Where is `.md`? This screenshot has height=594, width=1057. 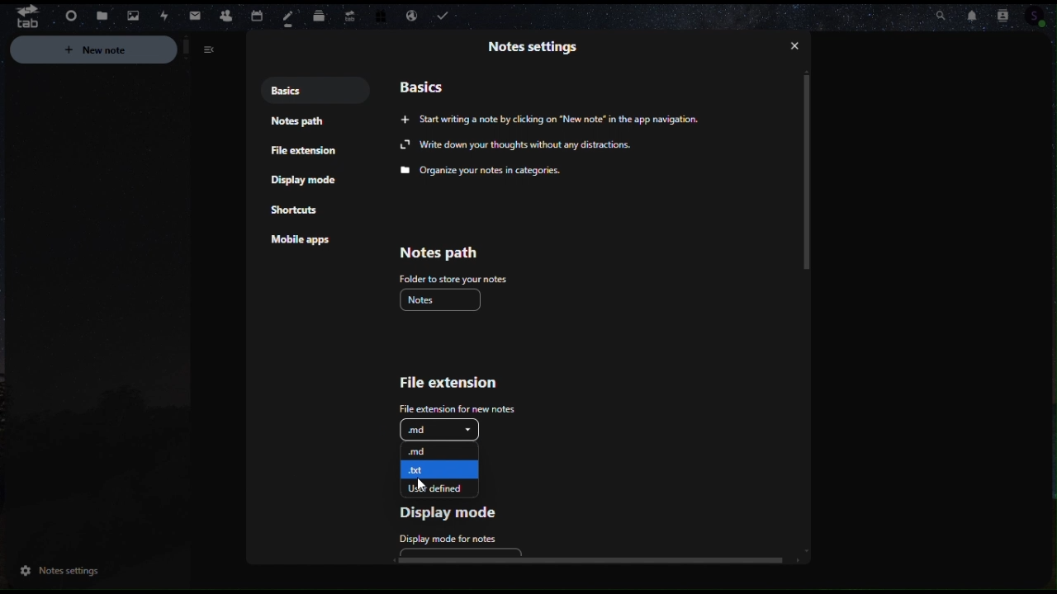 .md is located at coordinates (438, 430).